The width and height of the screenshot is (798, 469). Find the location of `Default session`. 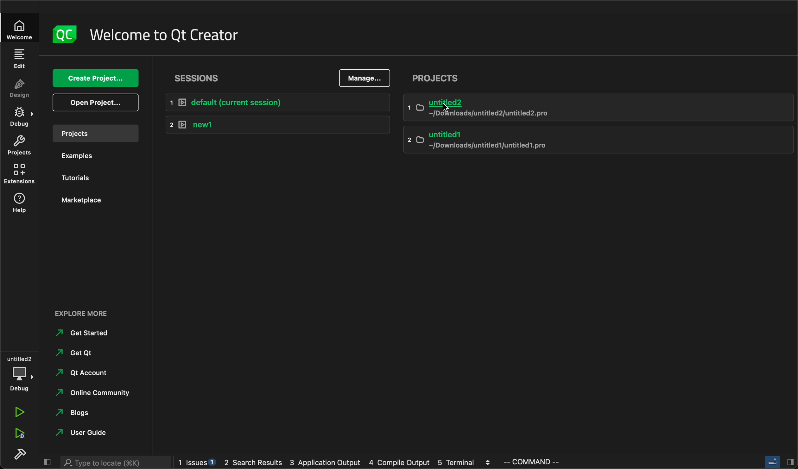

Default session is located at coordinates (280, 102).